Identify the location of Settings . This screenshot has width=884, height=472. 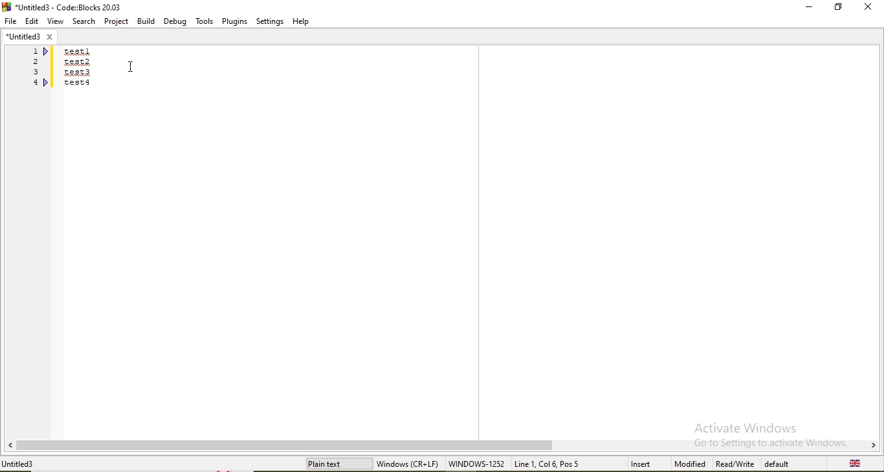
(268, 22).